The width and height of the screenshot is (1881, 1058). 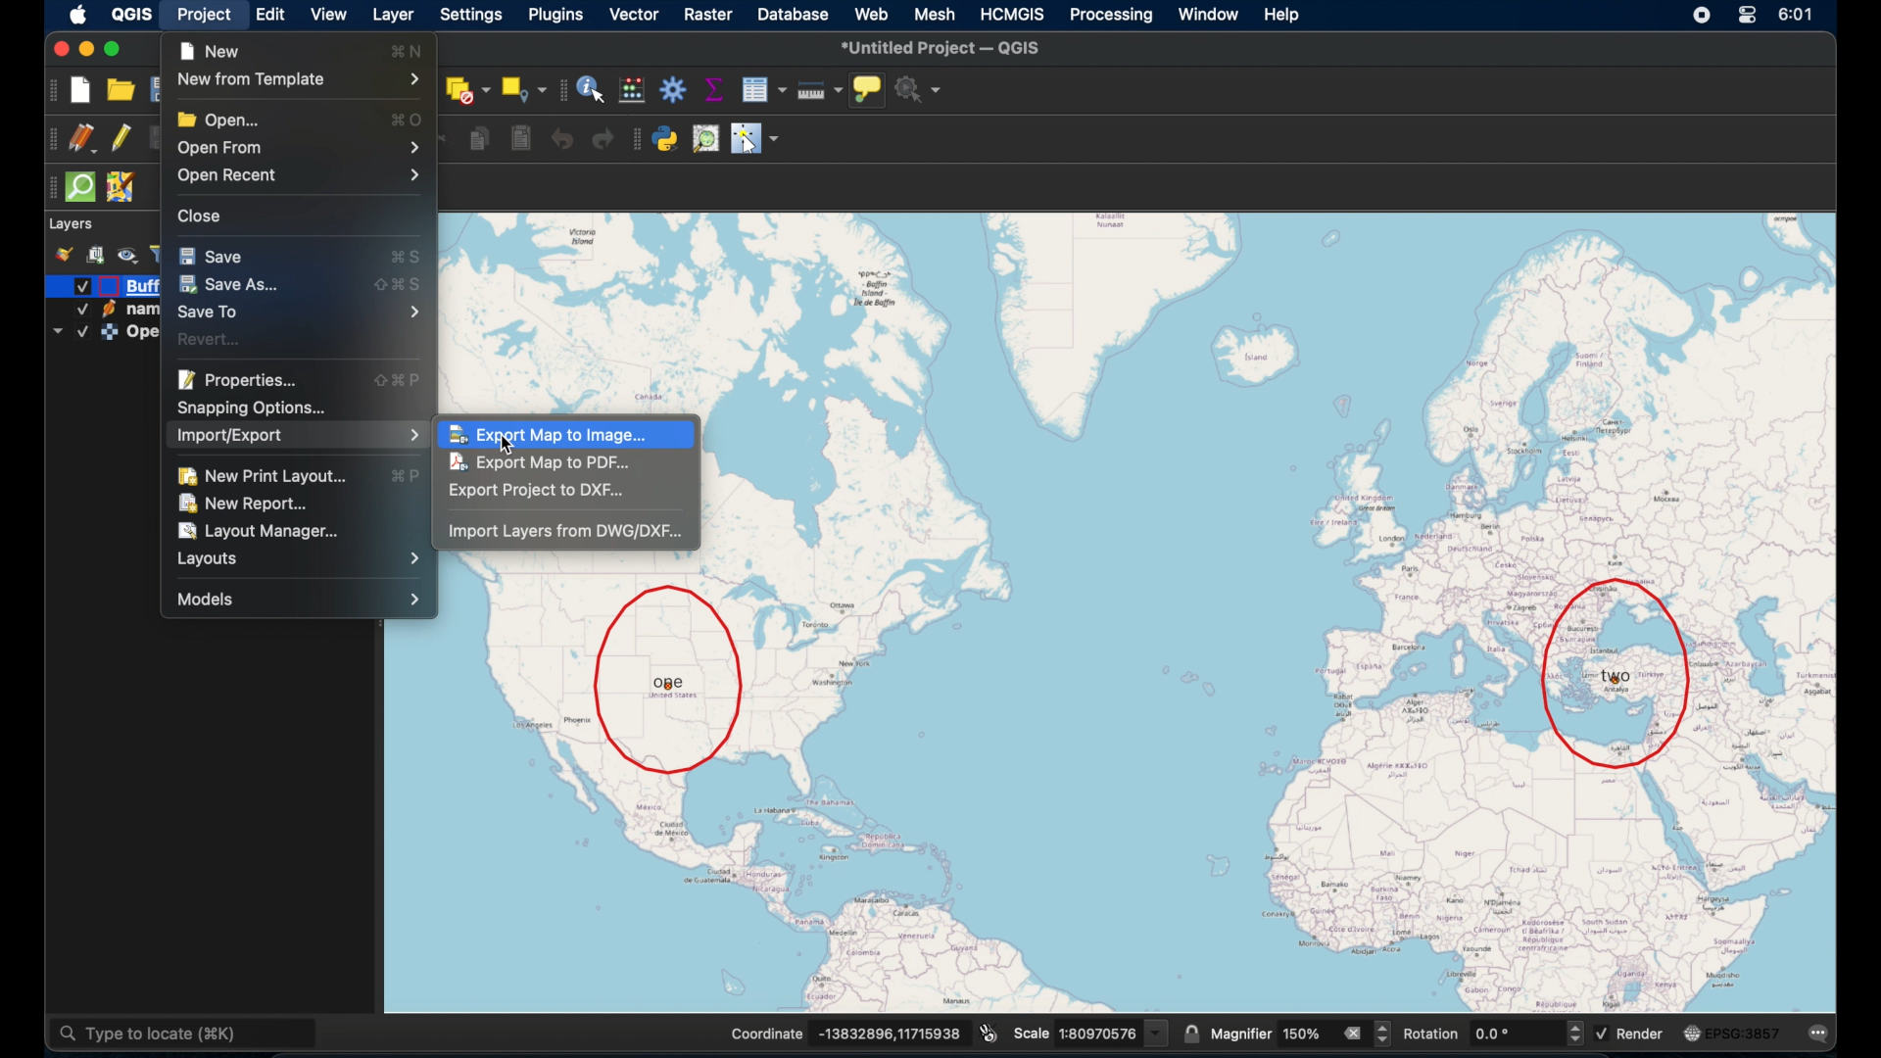 I want to click on python console, so click(x=665, y=140).